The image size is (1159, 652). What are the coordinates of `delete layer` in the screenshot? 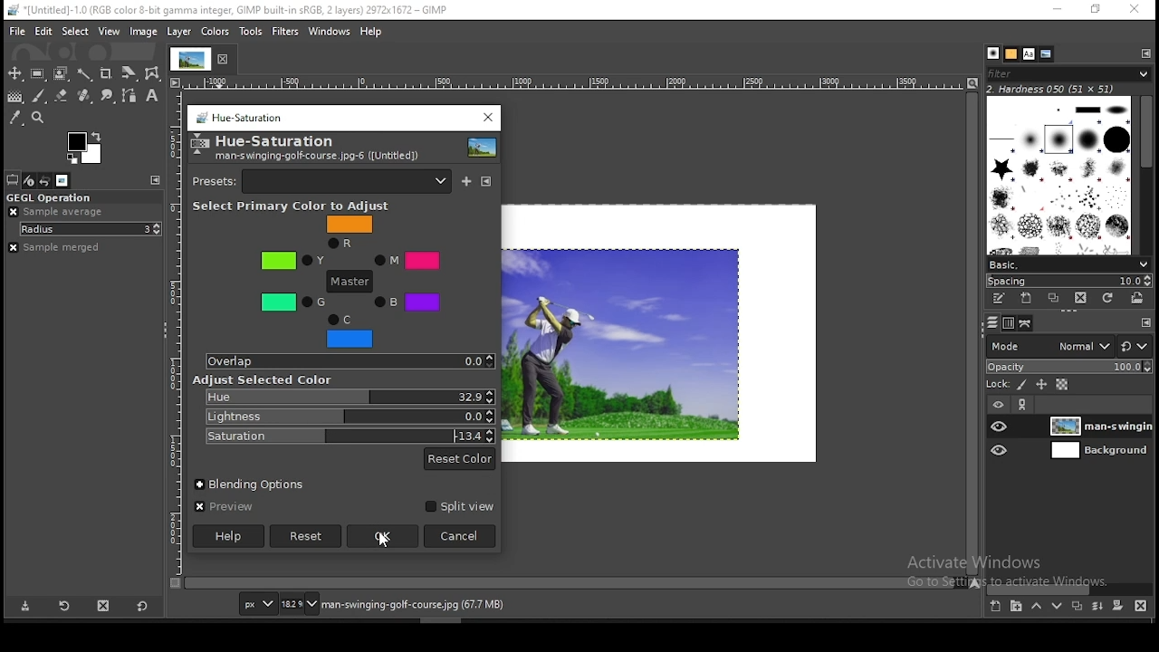 It's located at (1141, 607).